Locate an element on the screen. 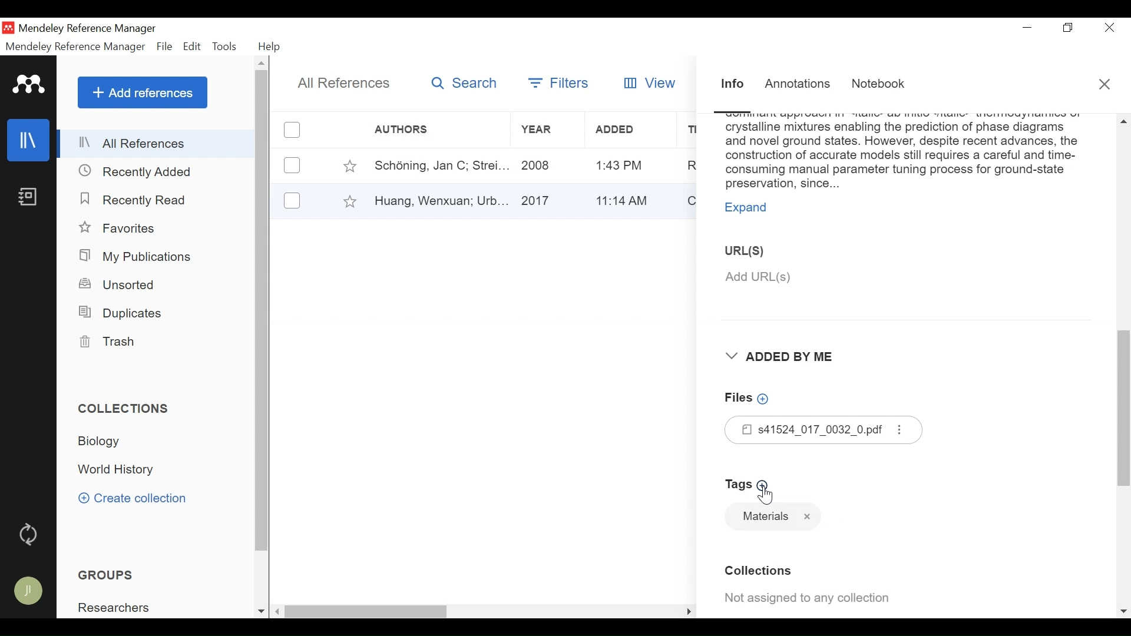 The image size is (1131, 636). Expand is located at coordinates (750, 209).